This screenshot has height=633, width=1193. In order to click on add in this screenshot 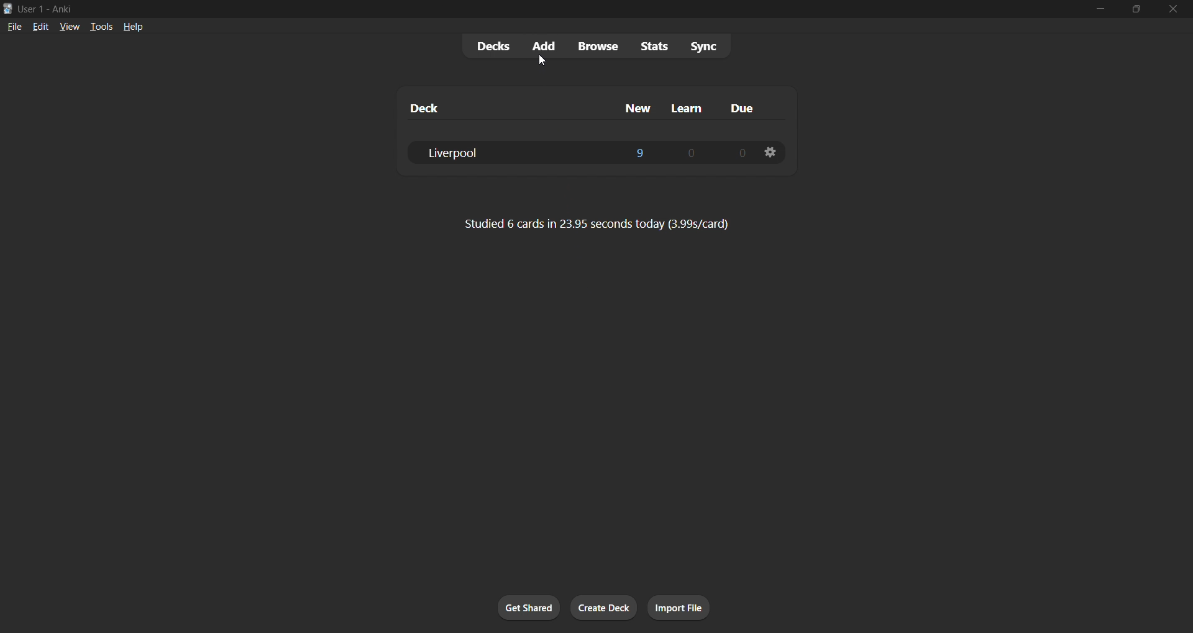, I will do `click(541, 44)`.